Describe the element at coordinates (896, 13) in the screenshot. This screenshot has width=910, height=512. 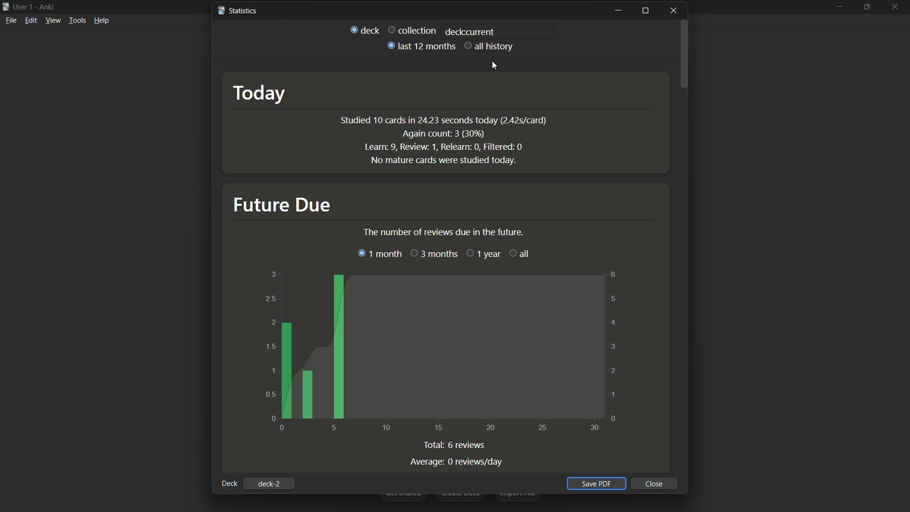
I see `Close app` at that location.